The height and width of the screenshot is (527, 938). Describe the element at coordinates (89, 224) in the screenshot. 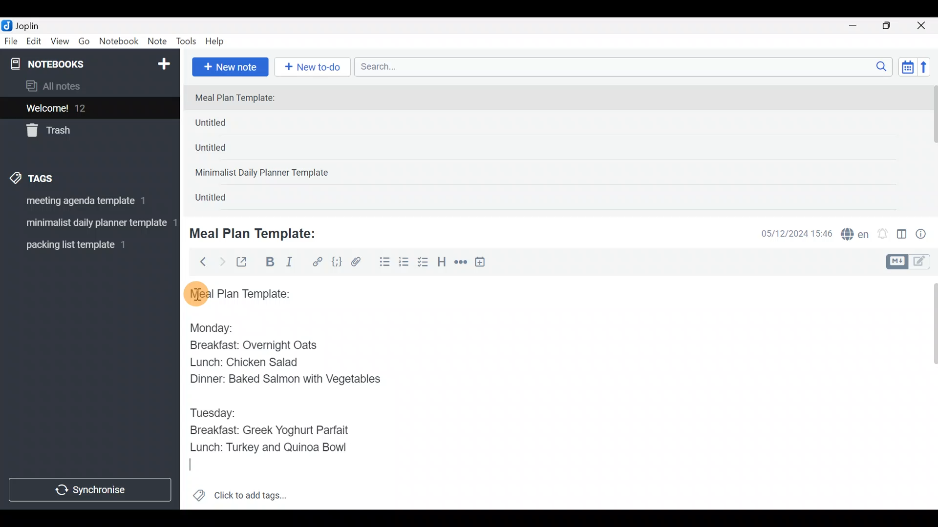

I see `Tag 2` at that location.